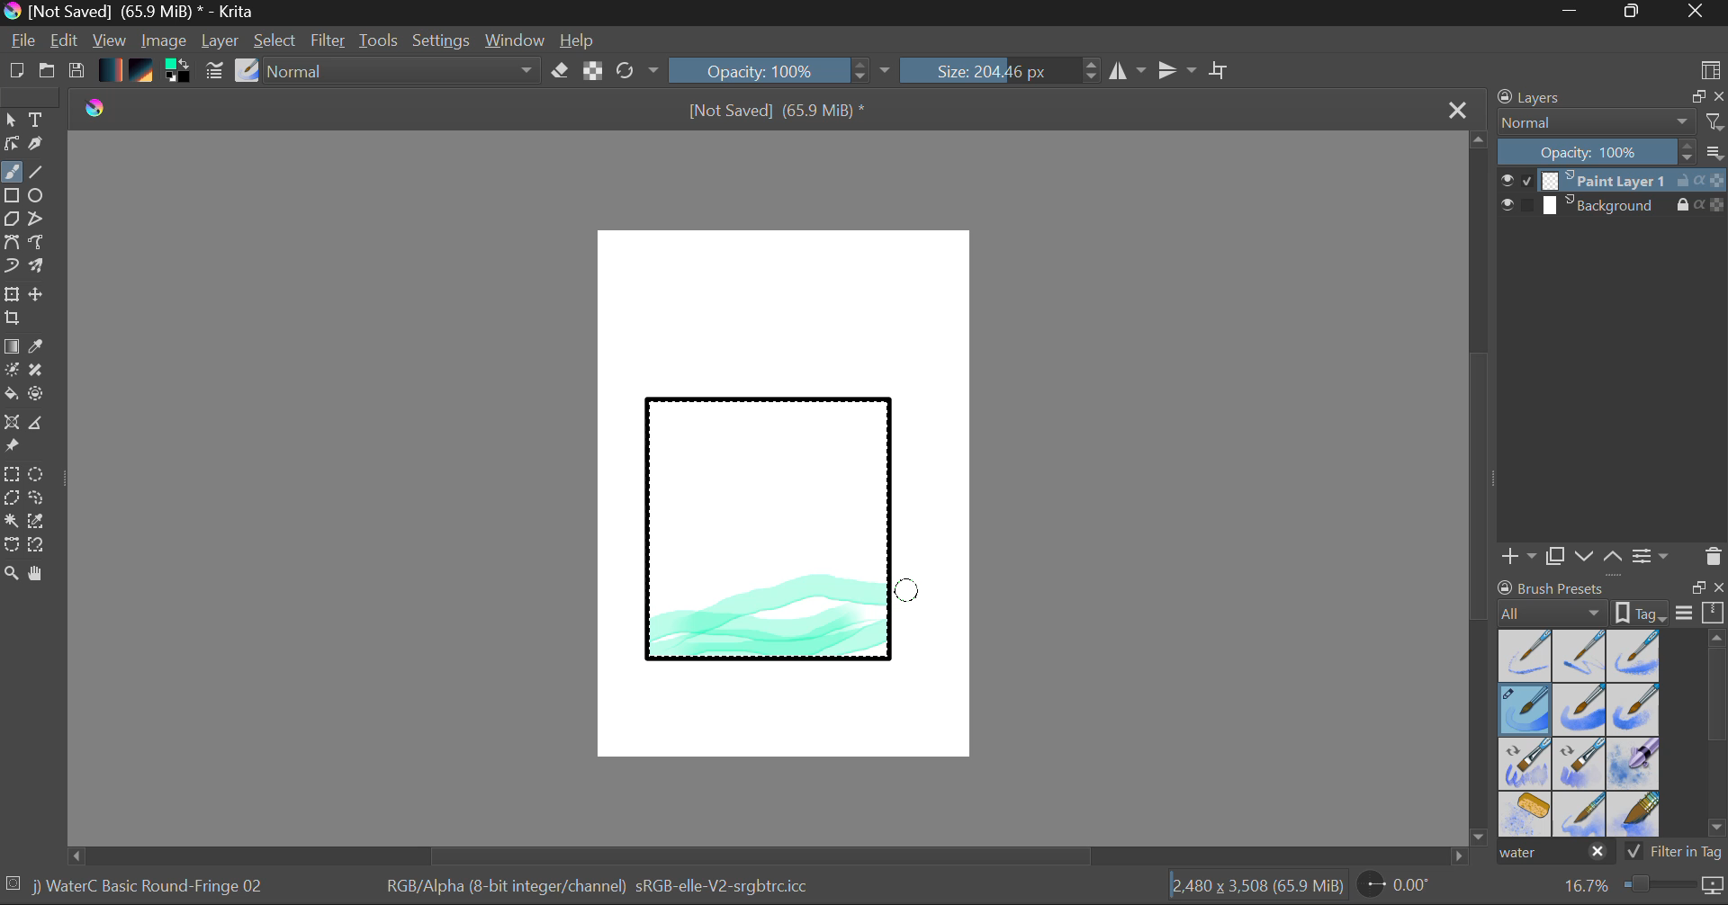  What do you see at coordinates (1608, 95) in the screenshot?
I see `Layers Docket Tab` at bounding box center [1608, 95].